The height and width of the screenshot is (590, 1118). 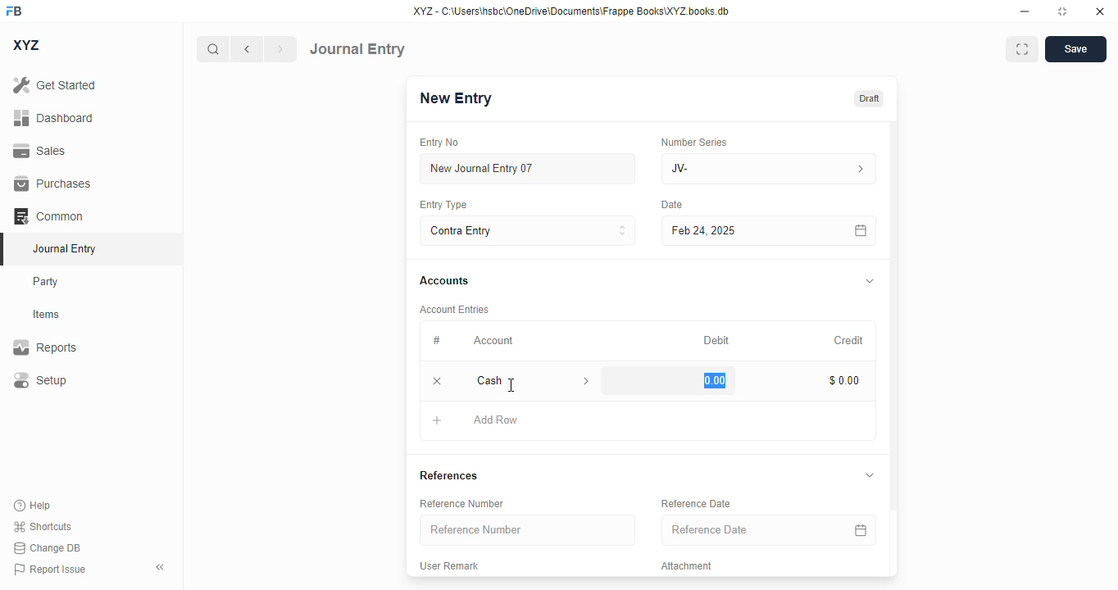 I want to click on search, so click(x=212, y=49).